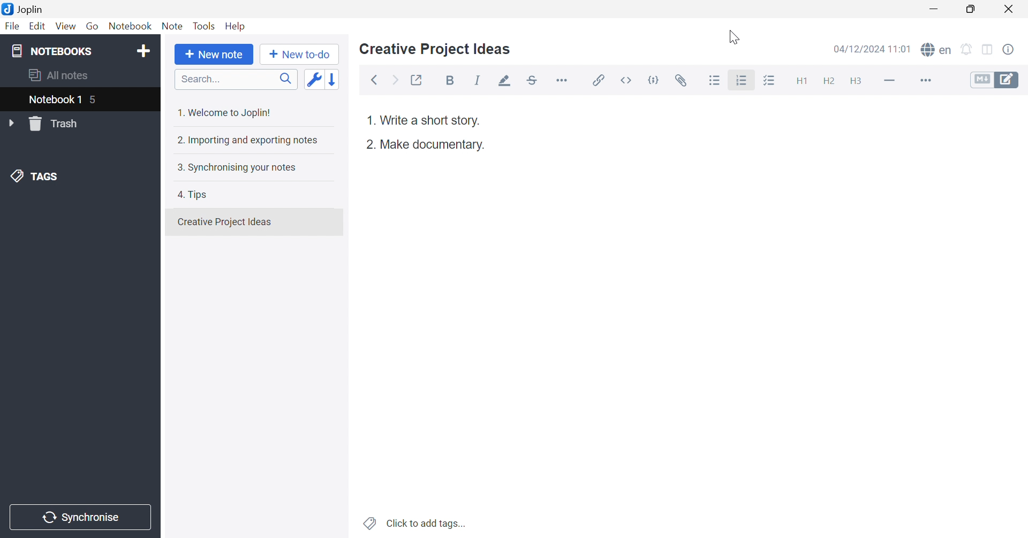 The height and width of the screenshot is (538, 1028). What do you see at coordinates (371, 122) in the screenshot?
I see `1.` at bounding box center [371, 122].